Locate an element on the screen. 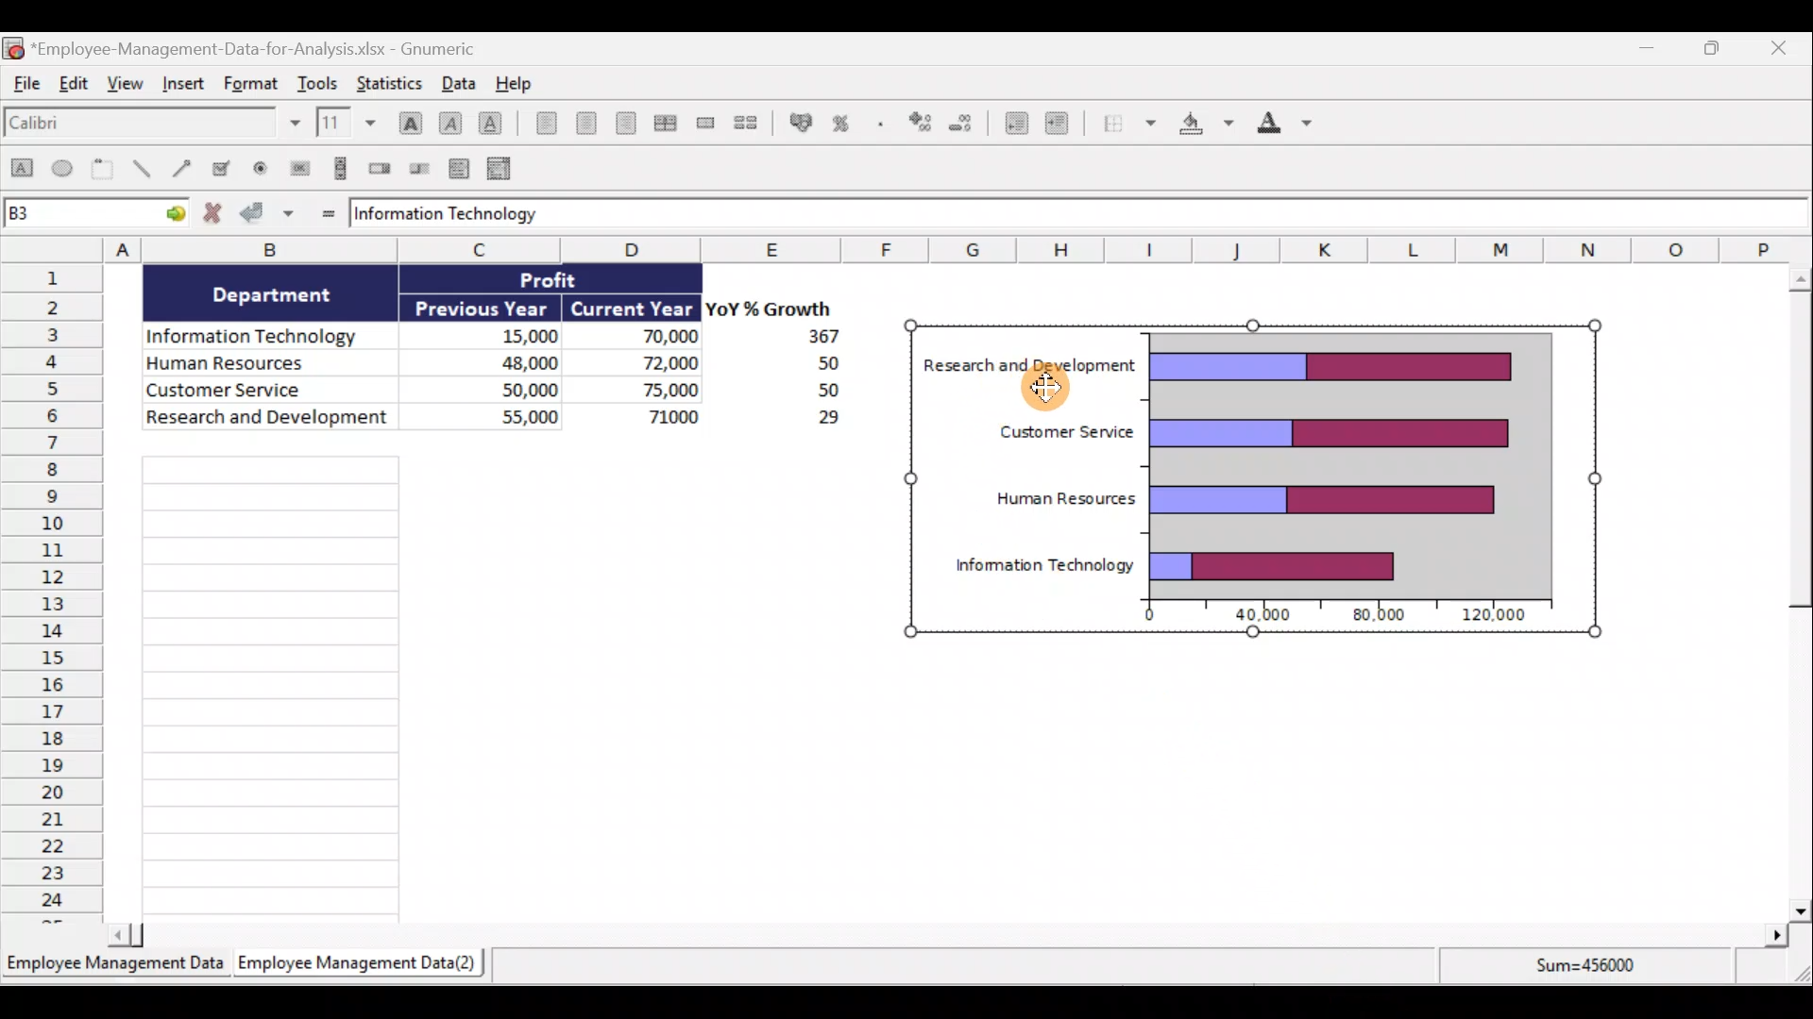  Centre horizontally is located at coordinates (589, 125).